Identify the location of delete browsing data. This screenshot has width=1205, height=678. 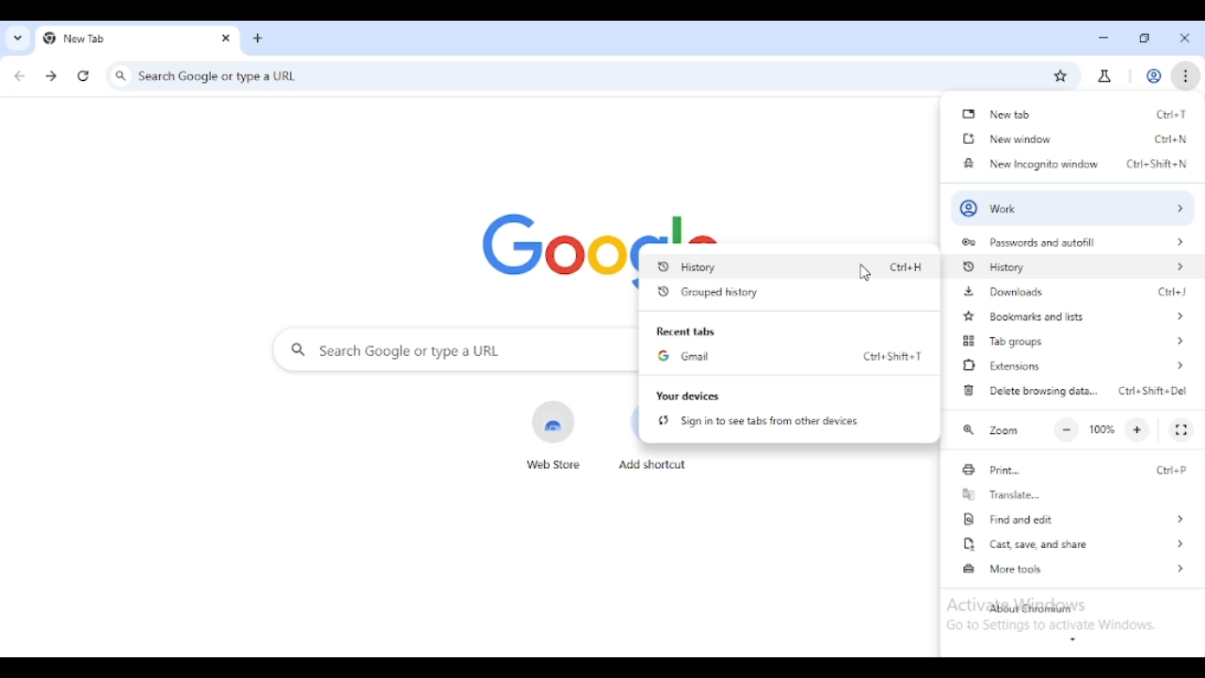
(1028, 389).